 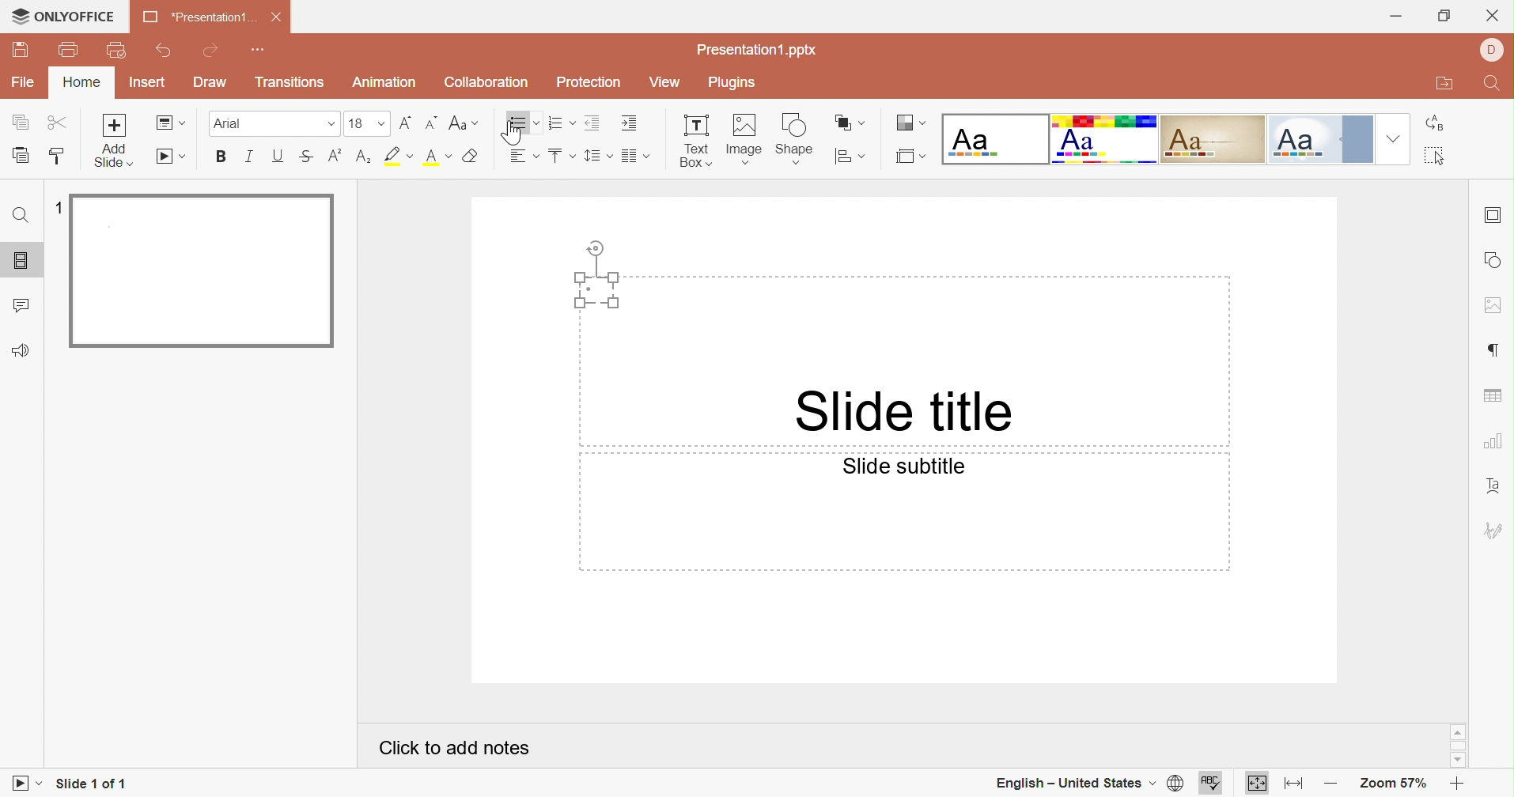 What do you see at coordinates (81, 85) in the screenshot?
I see `Home` at bounding box center [81, 85].